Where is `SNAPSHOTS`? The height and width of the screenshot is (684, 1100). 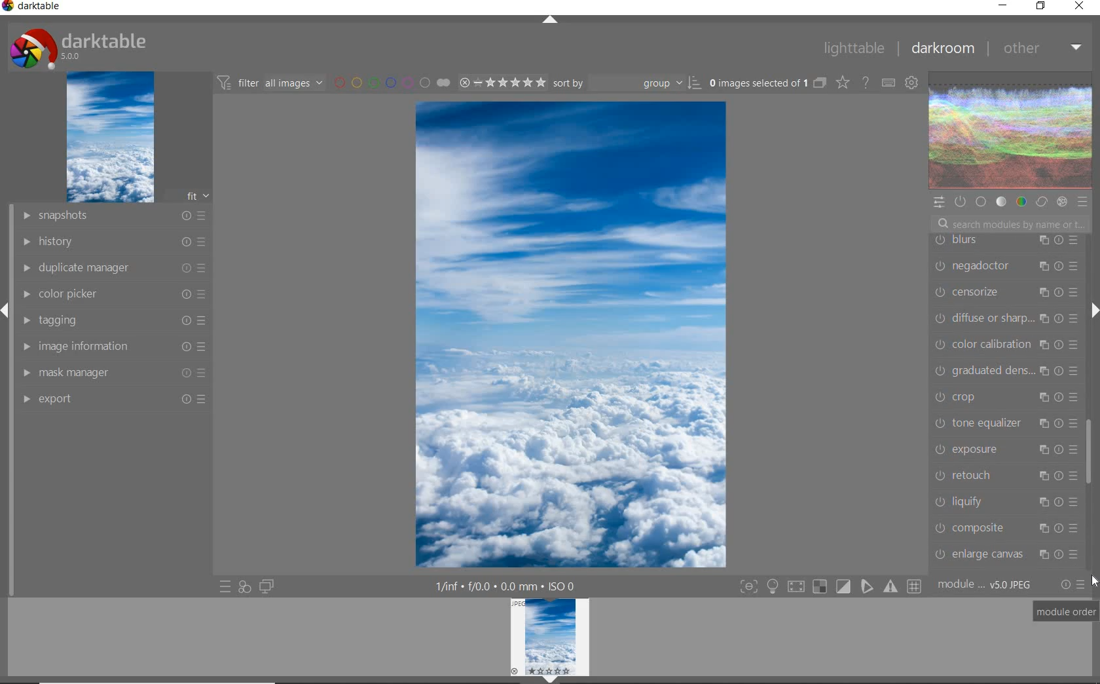
SNAPSHOTS is located at coordinates (115, 216).